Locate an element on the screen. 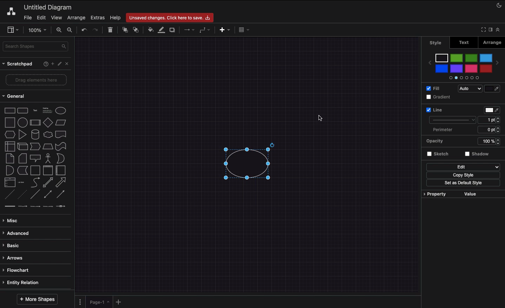 The width and height of the screenshot is (505, 308). Pages is located at coordinates (79, 302).